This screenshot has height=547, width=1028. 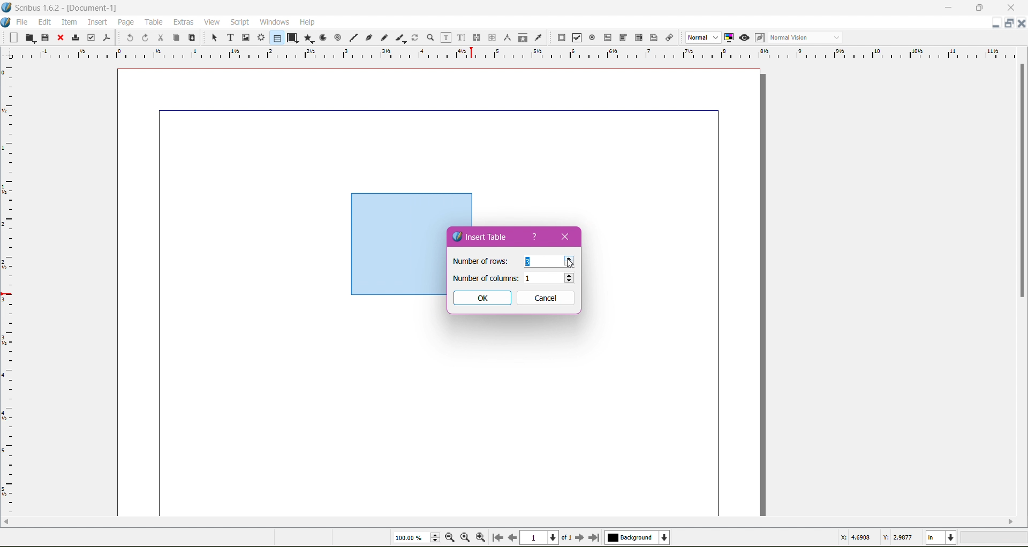 What do you see at coordinates (806, 37) in the screenshot?
I see `Normal   Vision` at bounding box center [806, 37].